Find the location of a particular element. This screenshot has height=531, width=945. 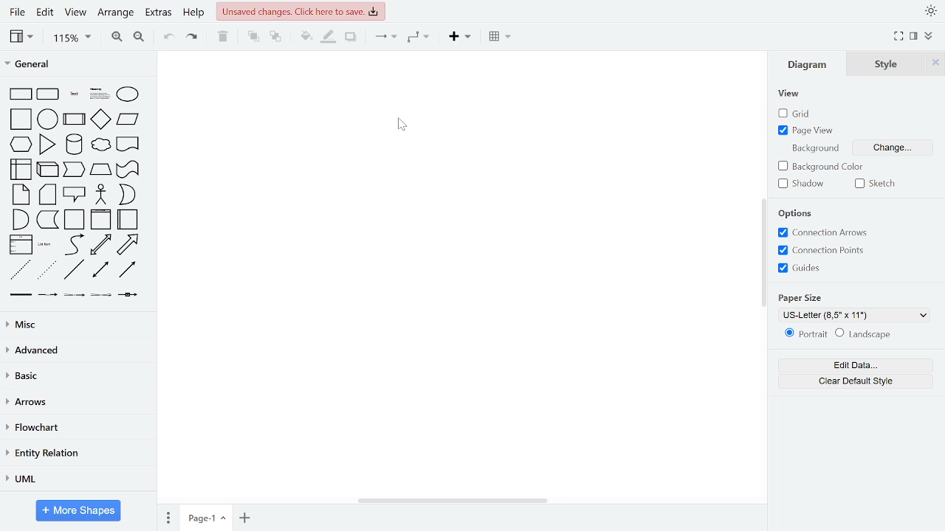

link is located at coordinates (21, 294).